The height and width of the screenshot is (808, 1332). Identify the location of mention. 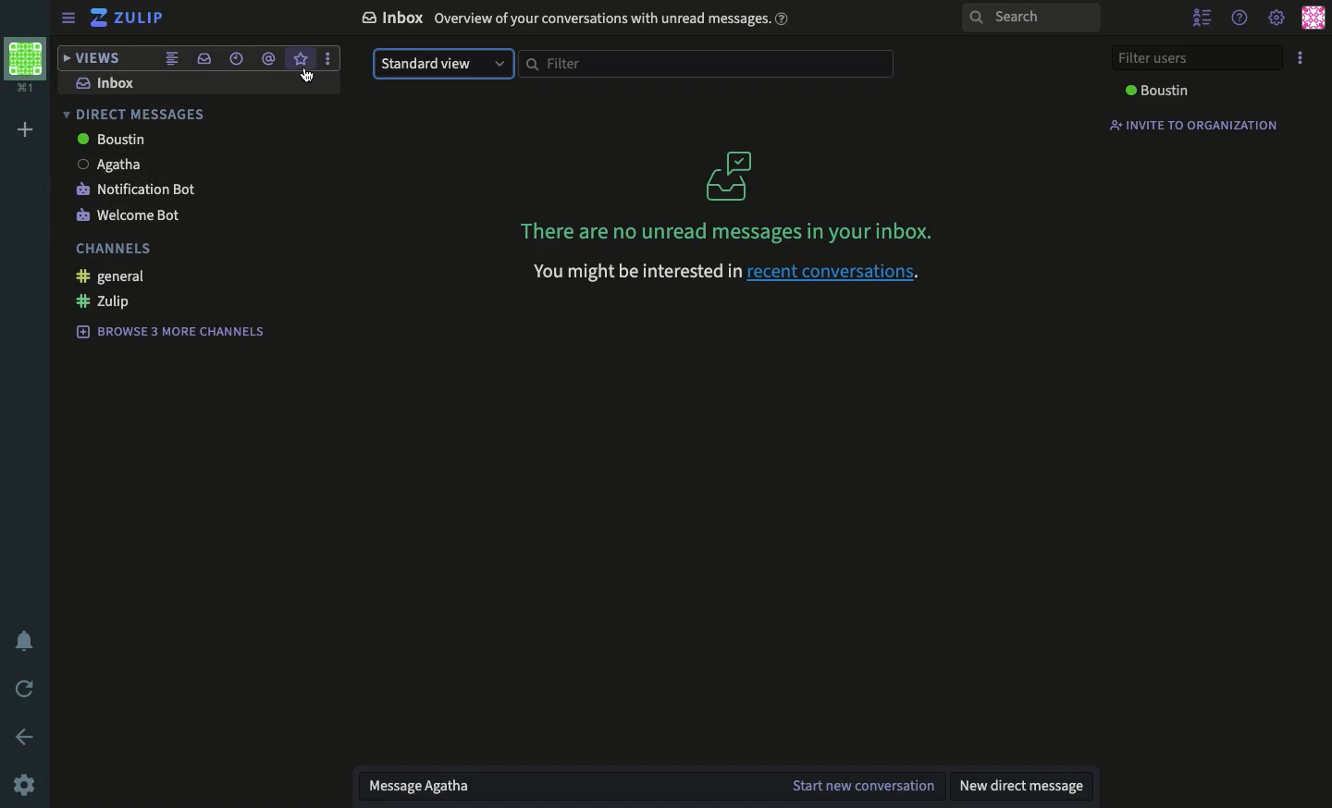
(270, 59).